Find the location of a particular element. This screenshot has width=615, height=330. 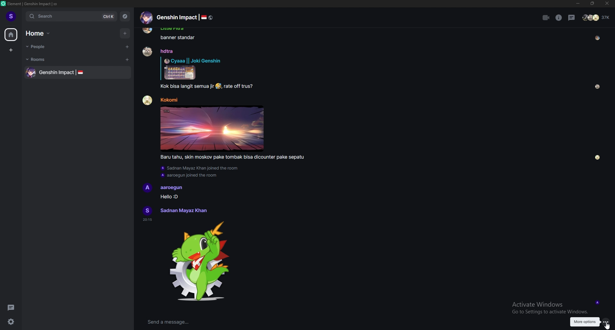

banner standar is located at coordinates (178, 37).